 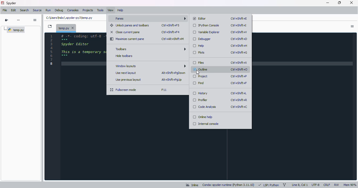 I want to click on shortcut for code analysis, so click(x=239, y=107).